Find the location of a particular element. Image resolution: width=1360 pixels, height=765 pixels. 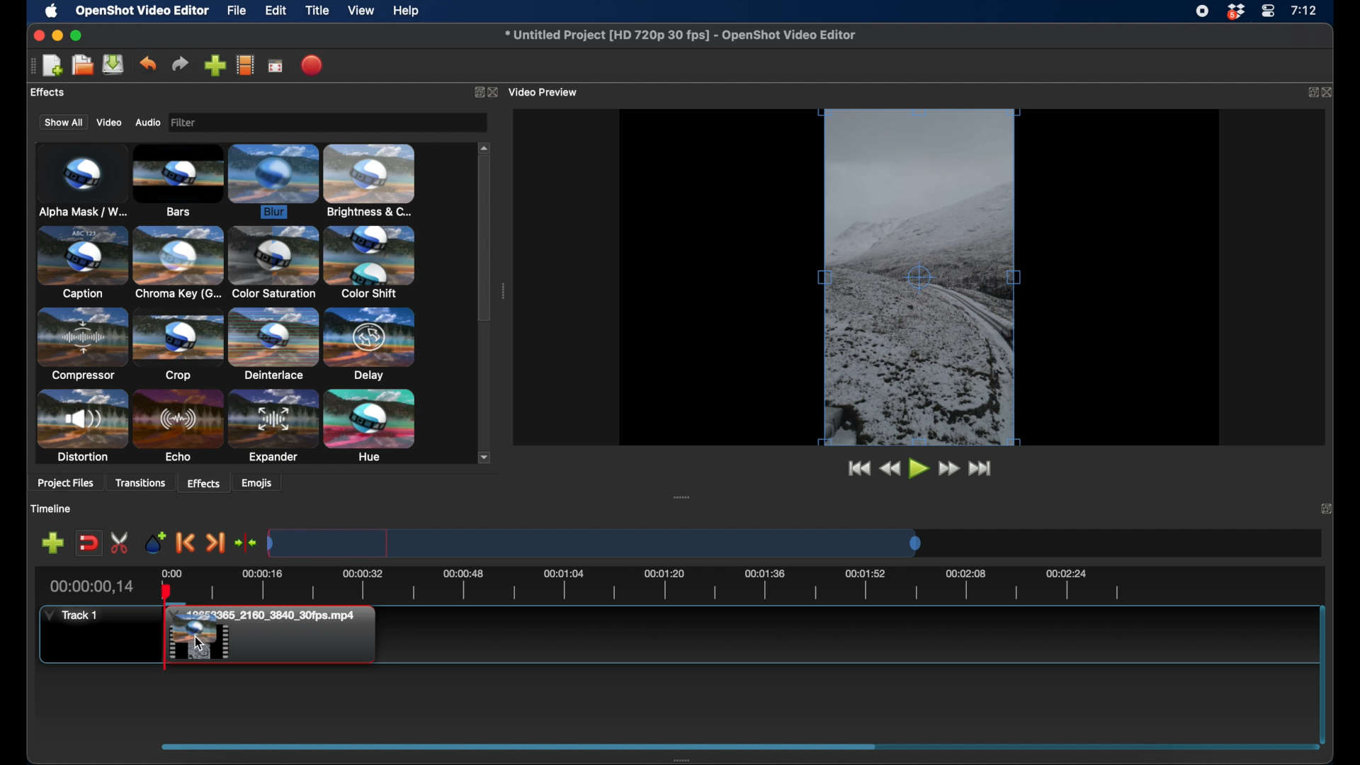

current time indicator is located at coordinates (93, 586).